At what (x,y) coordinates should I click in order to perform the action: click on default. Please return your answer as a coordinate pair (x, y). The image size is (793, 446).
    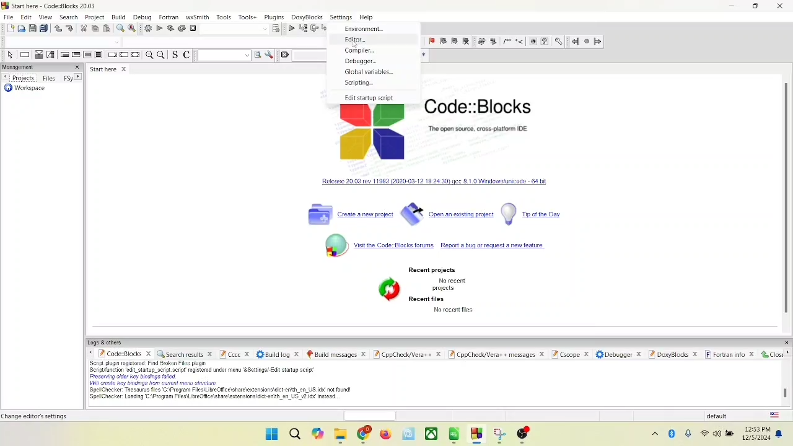
    Looking at the image, I should click on (724, 415).